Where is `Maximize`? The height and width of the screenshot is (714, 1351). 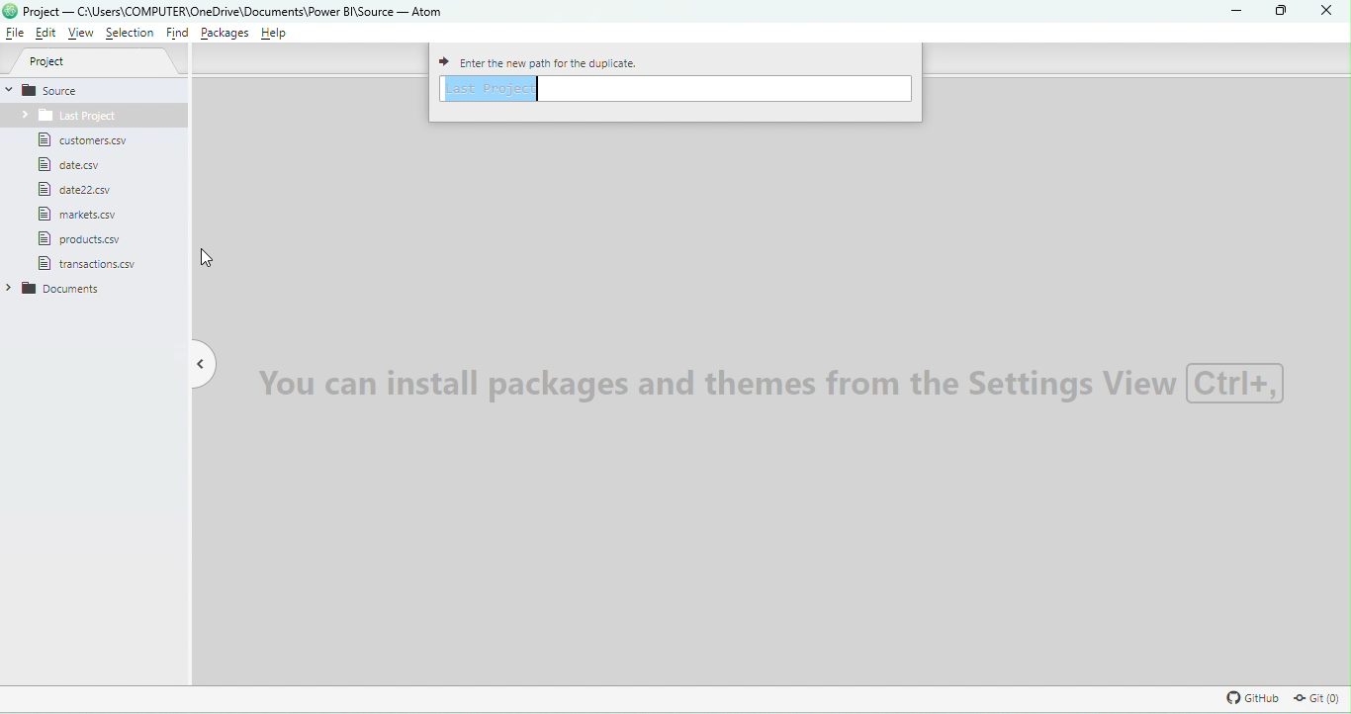 Maximize is located at coordinates (1277, 13).